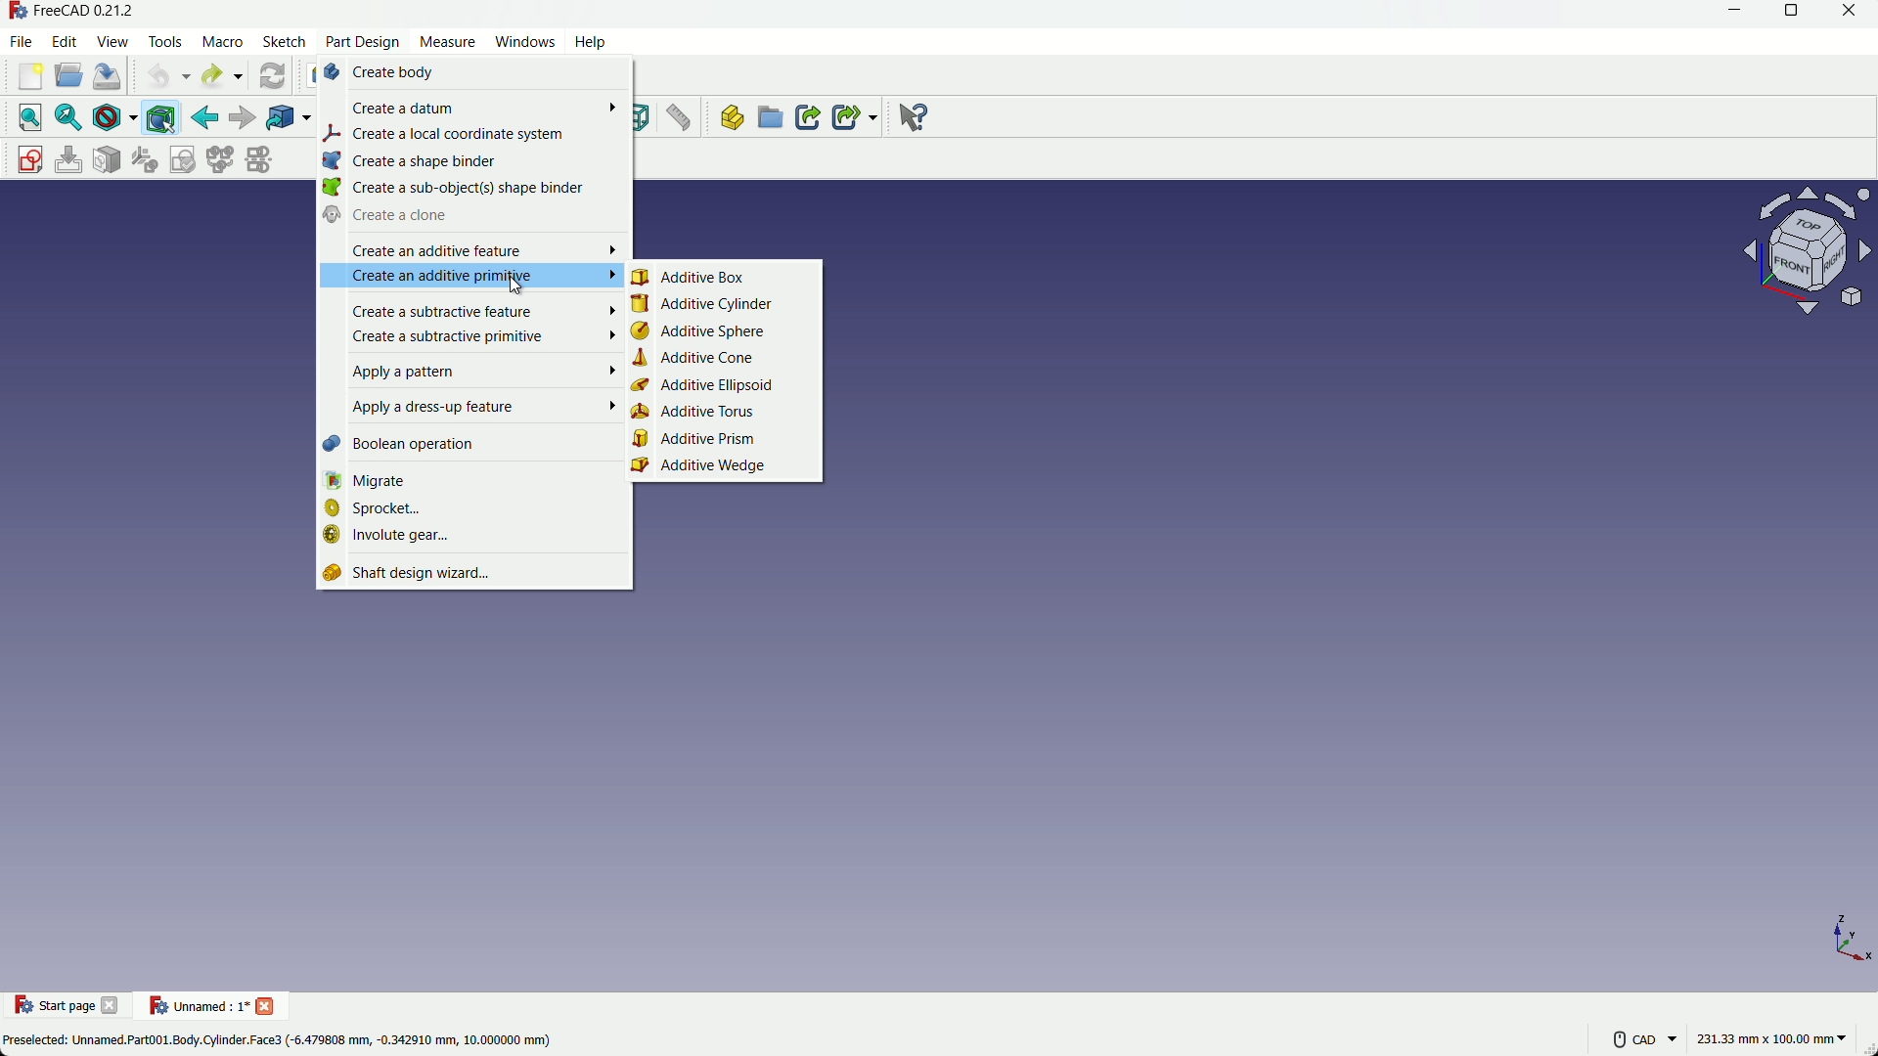 The image size is (1878, 1056). I want to click on , so click(80, 13).